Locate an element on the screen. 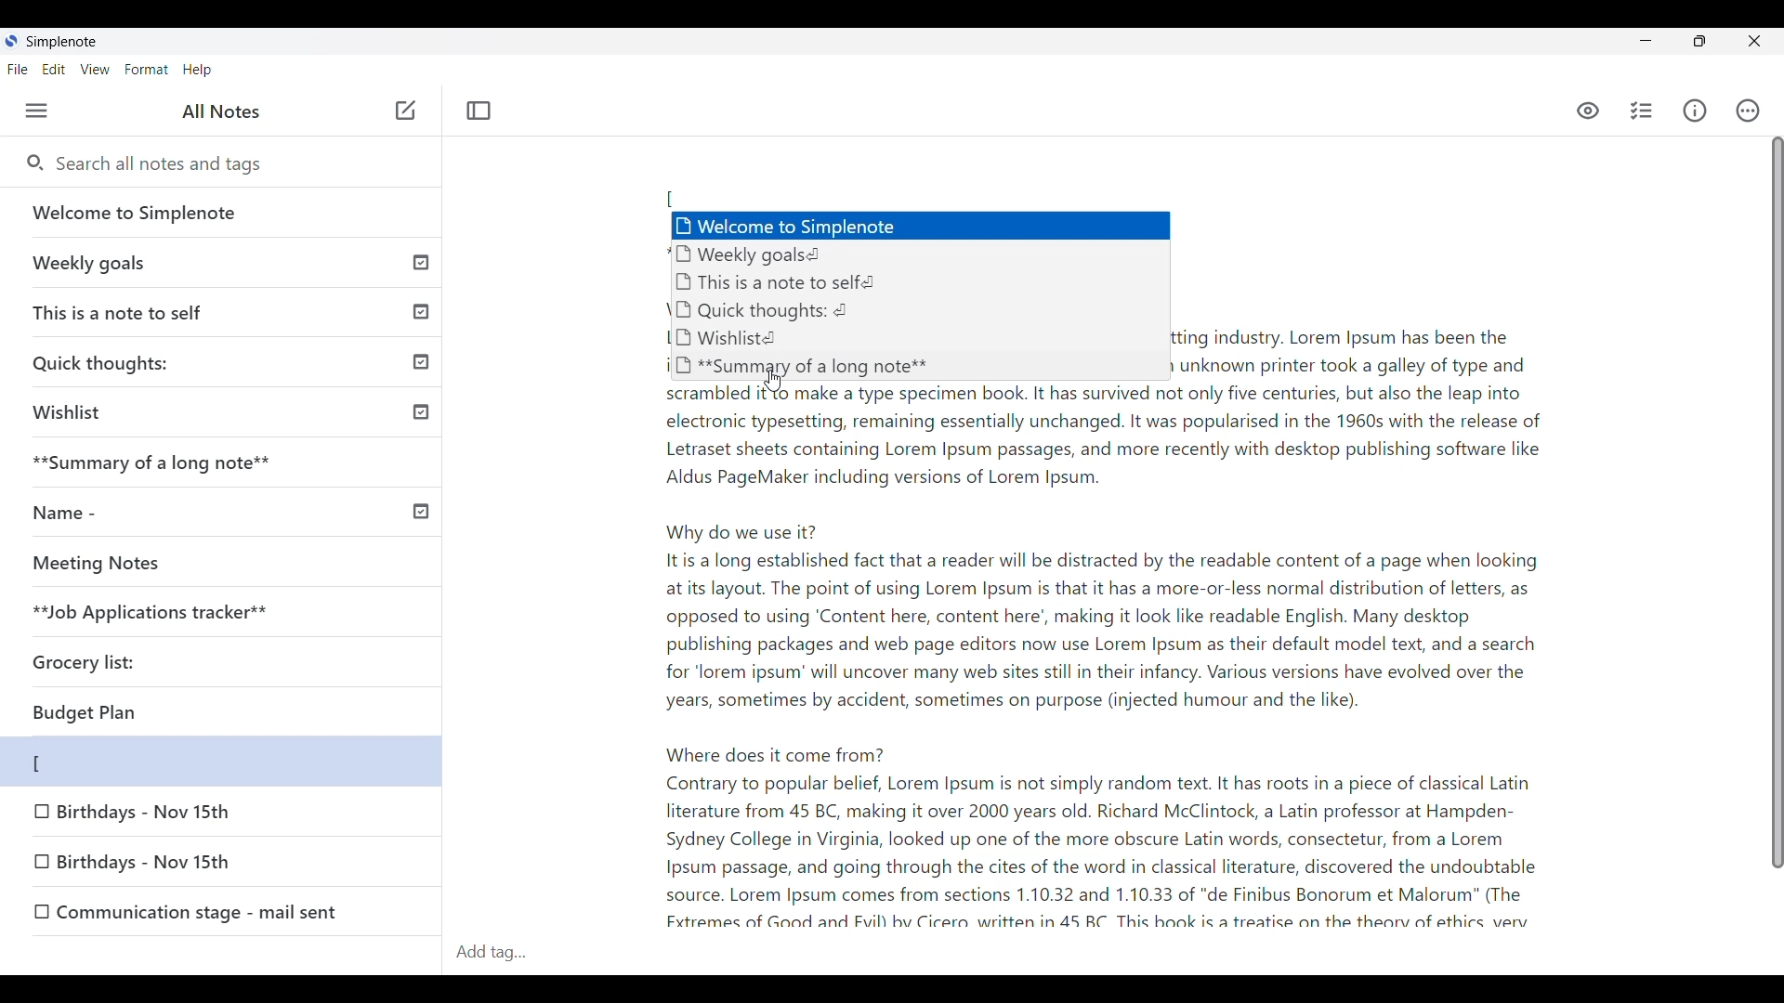 The image size is (1784, 1003). Note text changed and changed order within the list due to sorting is located at coordinates (221, 762).